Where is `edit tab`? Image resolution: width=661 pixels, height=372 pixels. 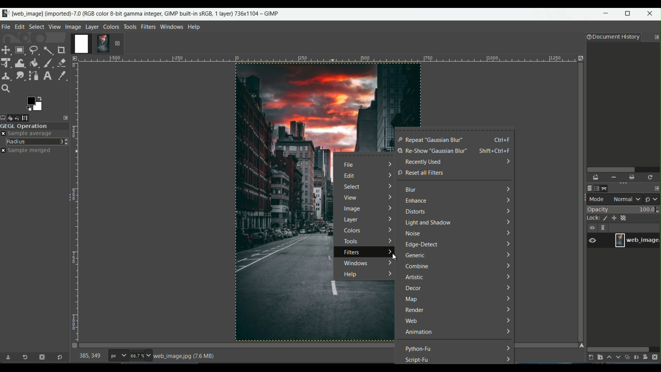
edit tab is located at coordinates (20, 27).